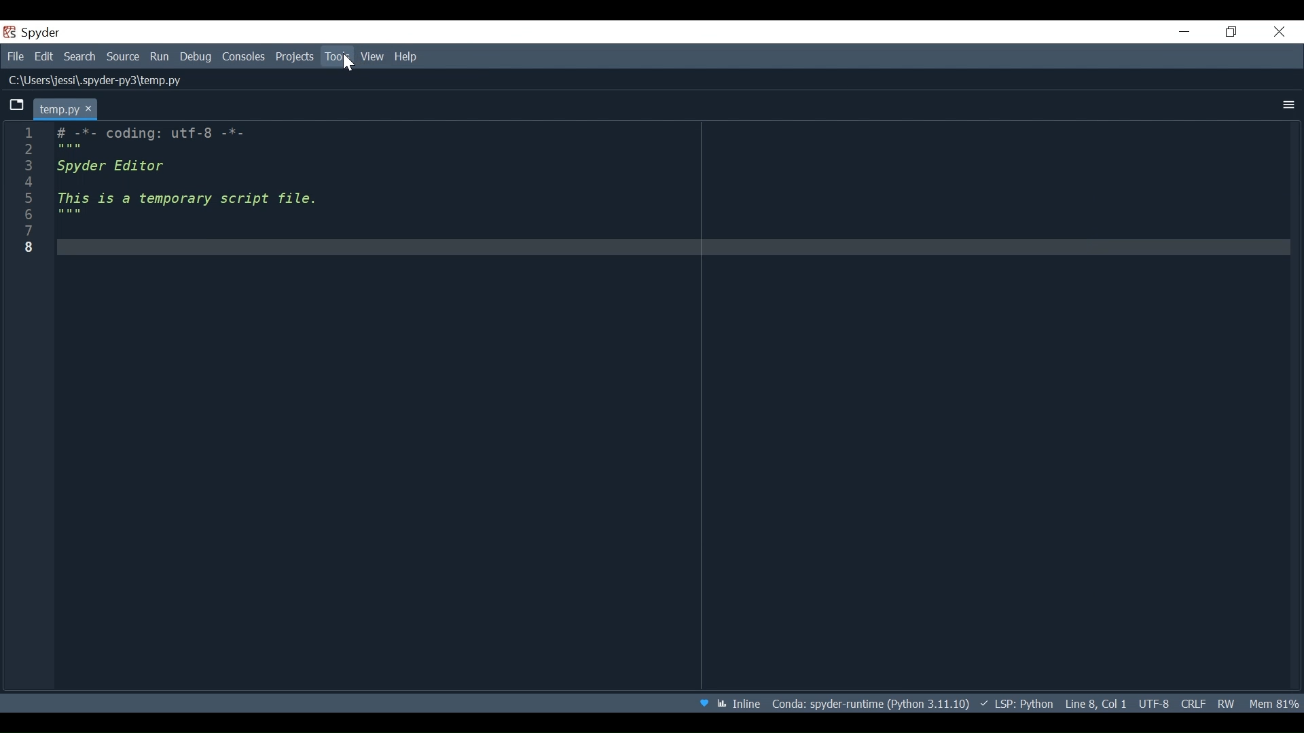  I want to click on Cursor, so click(348, 65).